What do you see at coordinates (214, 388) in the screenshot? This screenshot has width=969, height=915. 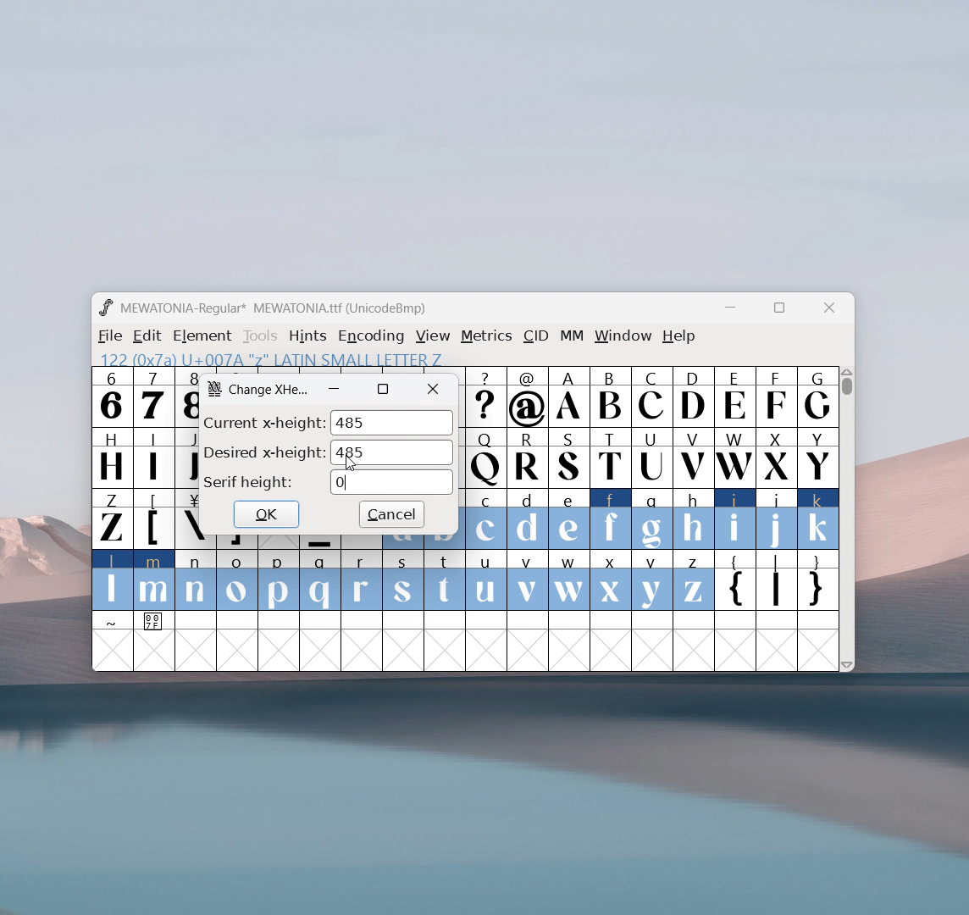 I see `logo` at bounding box center [214, 388].